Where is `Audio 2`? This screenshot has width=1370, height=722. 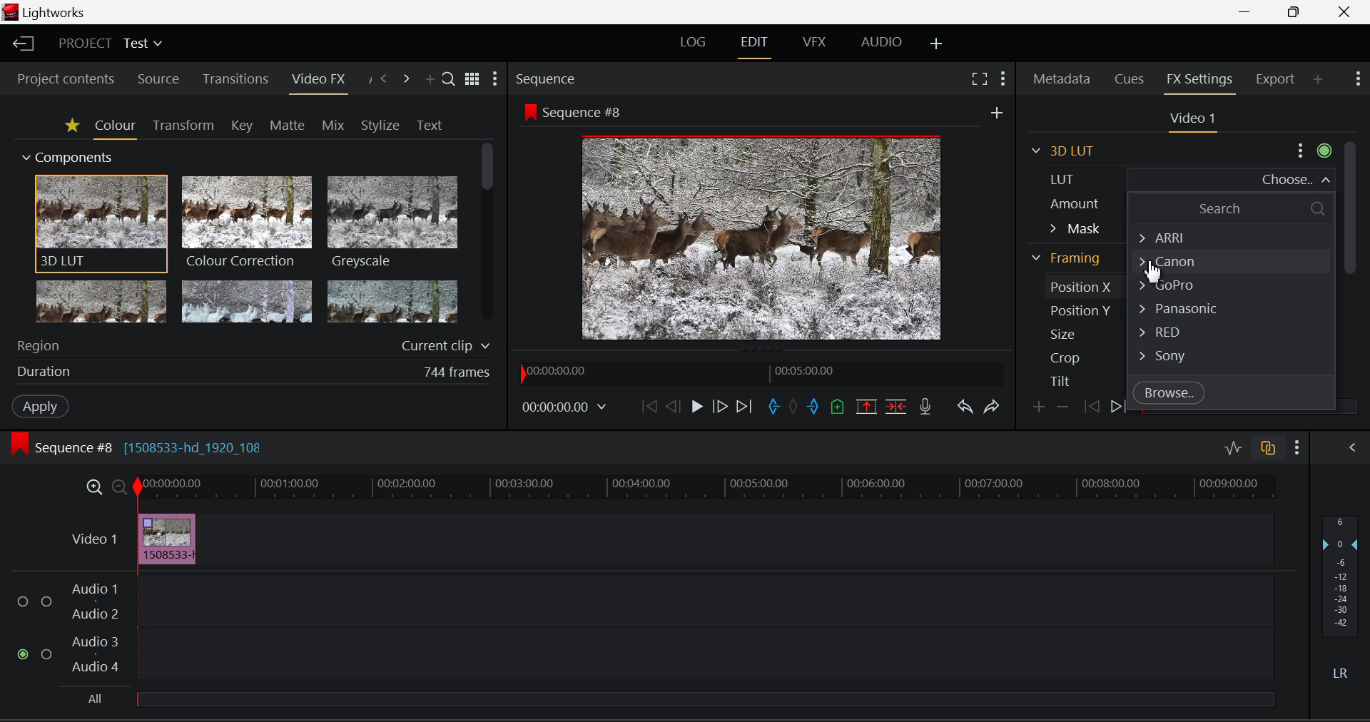 Audio 2 is located at coordinates (97, 615).